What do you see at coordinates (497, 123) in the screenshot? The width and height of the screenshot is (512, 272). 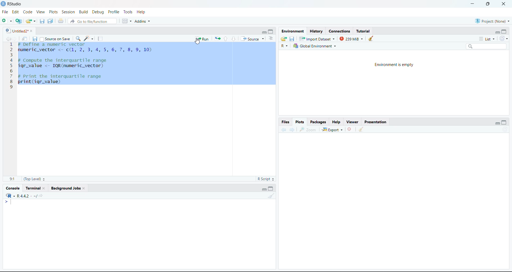 I see `Minimize` at bounding box center [497, 123].